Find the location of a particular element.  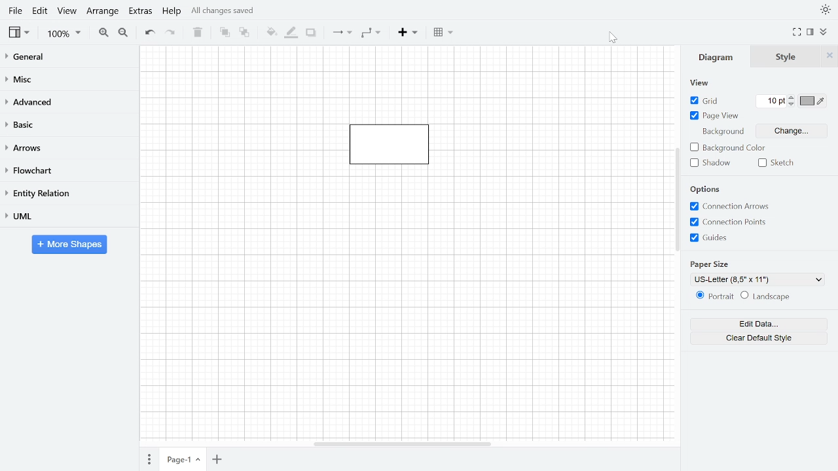

COnnection arrows is located at coordinates (731, 207).